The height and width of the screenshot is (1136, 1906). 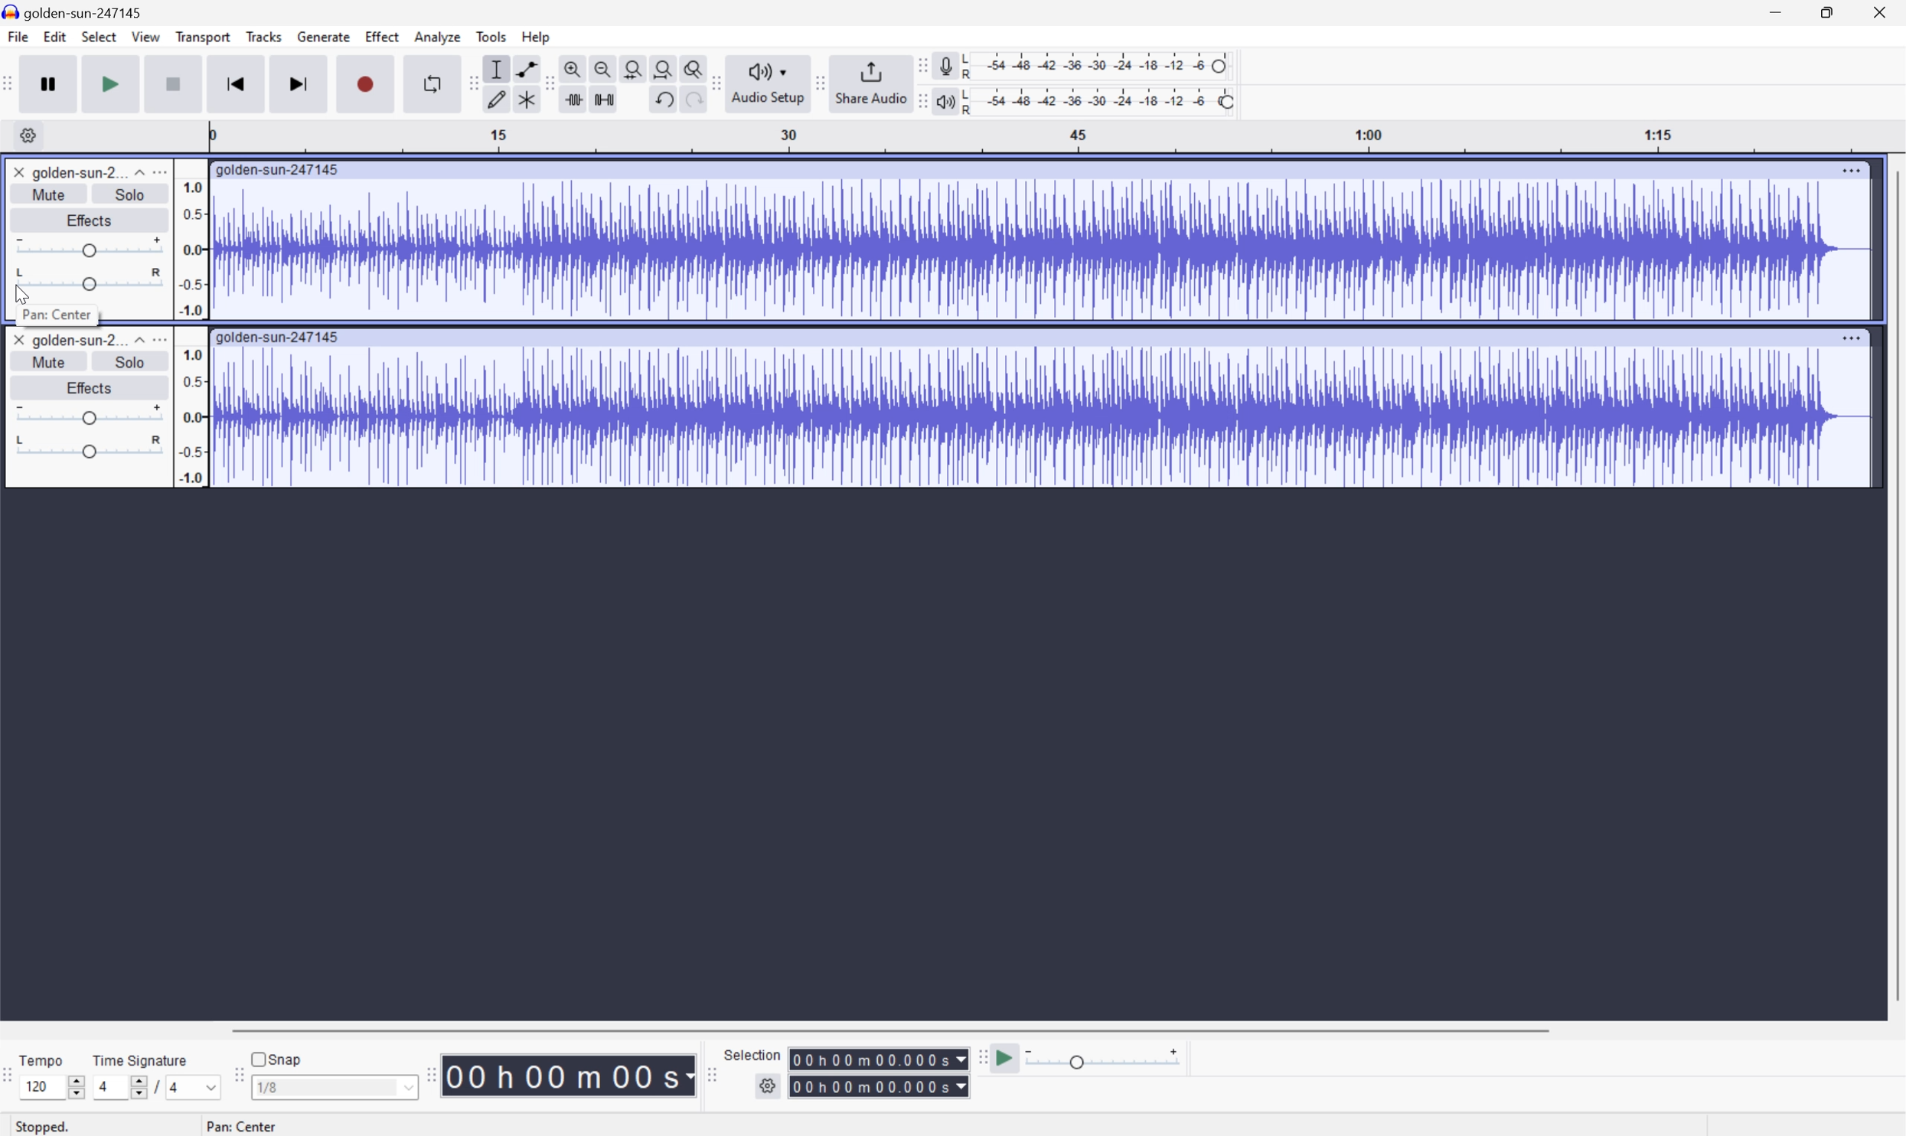 I want to click on Solo, so click(x=135, y=361).